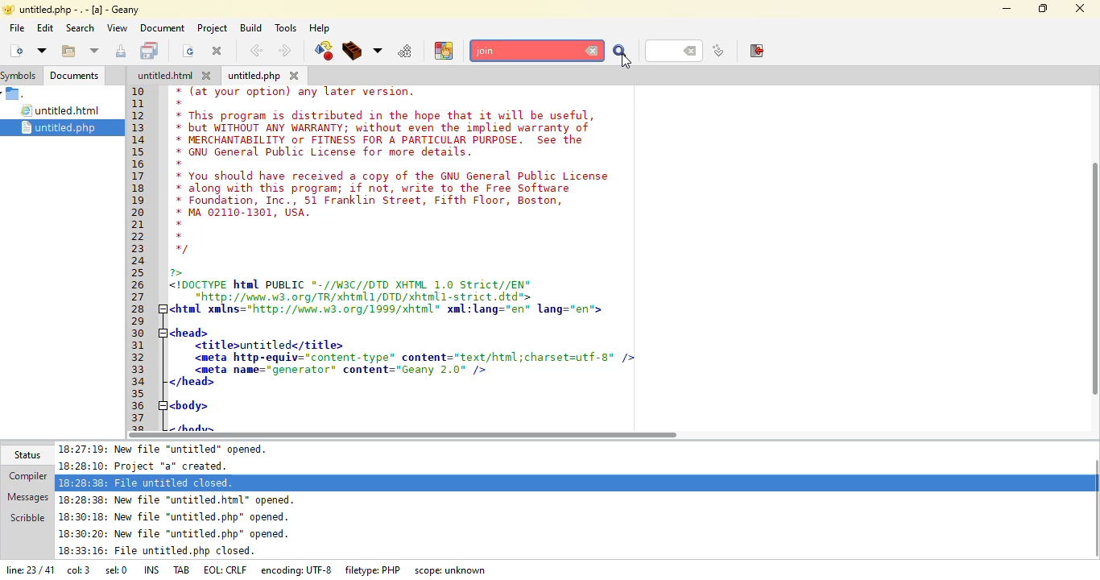  What do you see at coordinates (270, 346) in the screenshot?
I see `<title>untitled</title>` at bounding box center [270, 346].